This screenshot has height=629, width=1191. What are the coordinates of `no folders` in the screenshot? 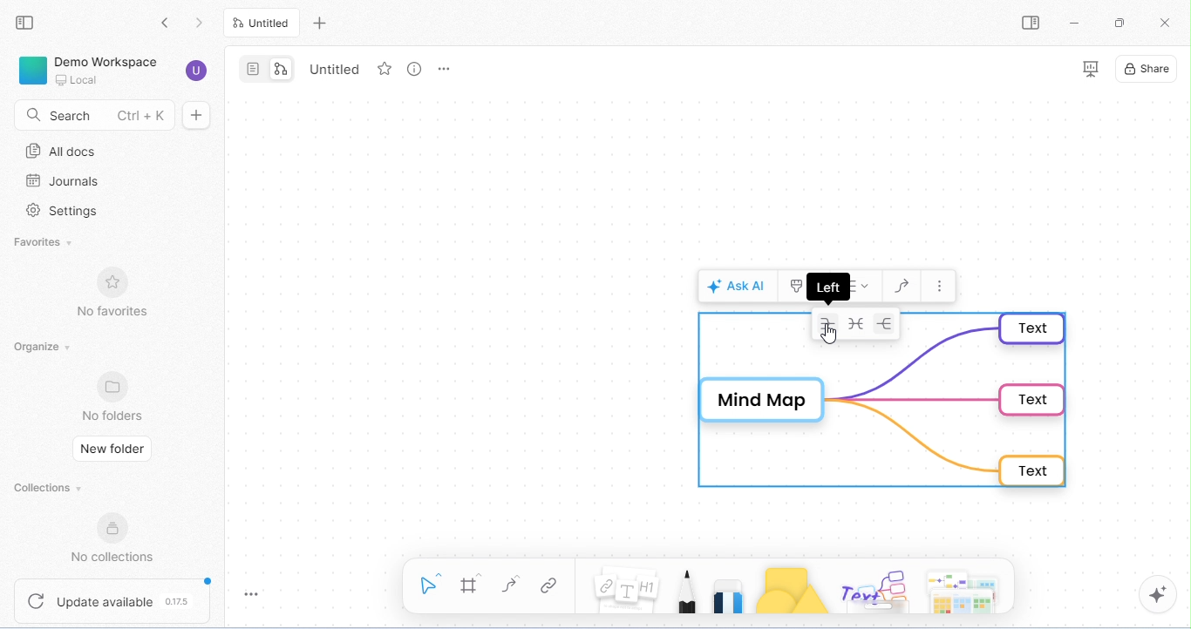 It's located at (115, 396).